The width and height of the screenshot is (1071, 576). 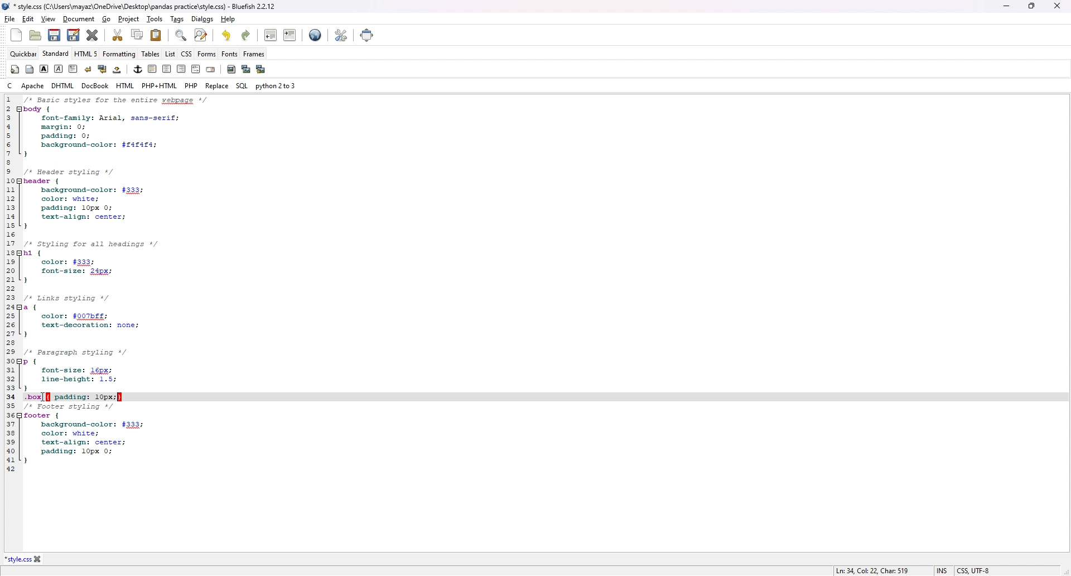 What do you see at coordinates (9, 87) in the screenshot?
I see `c` at bounding box center [9, 87].